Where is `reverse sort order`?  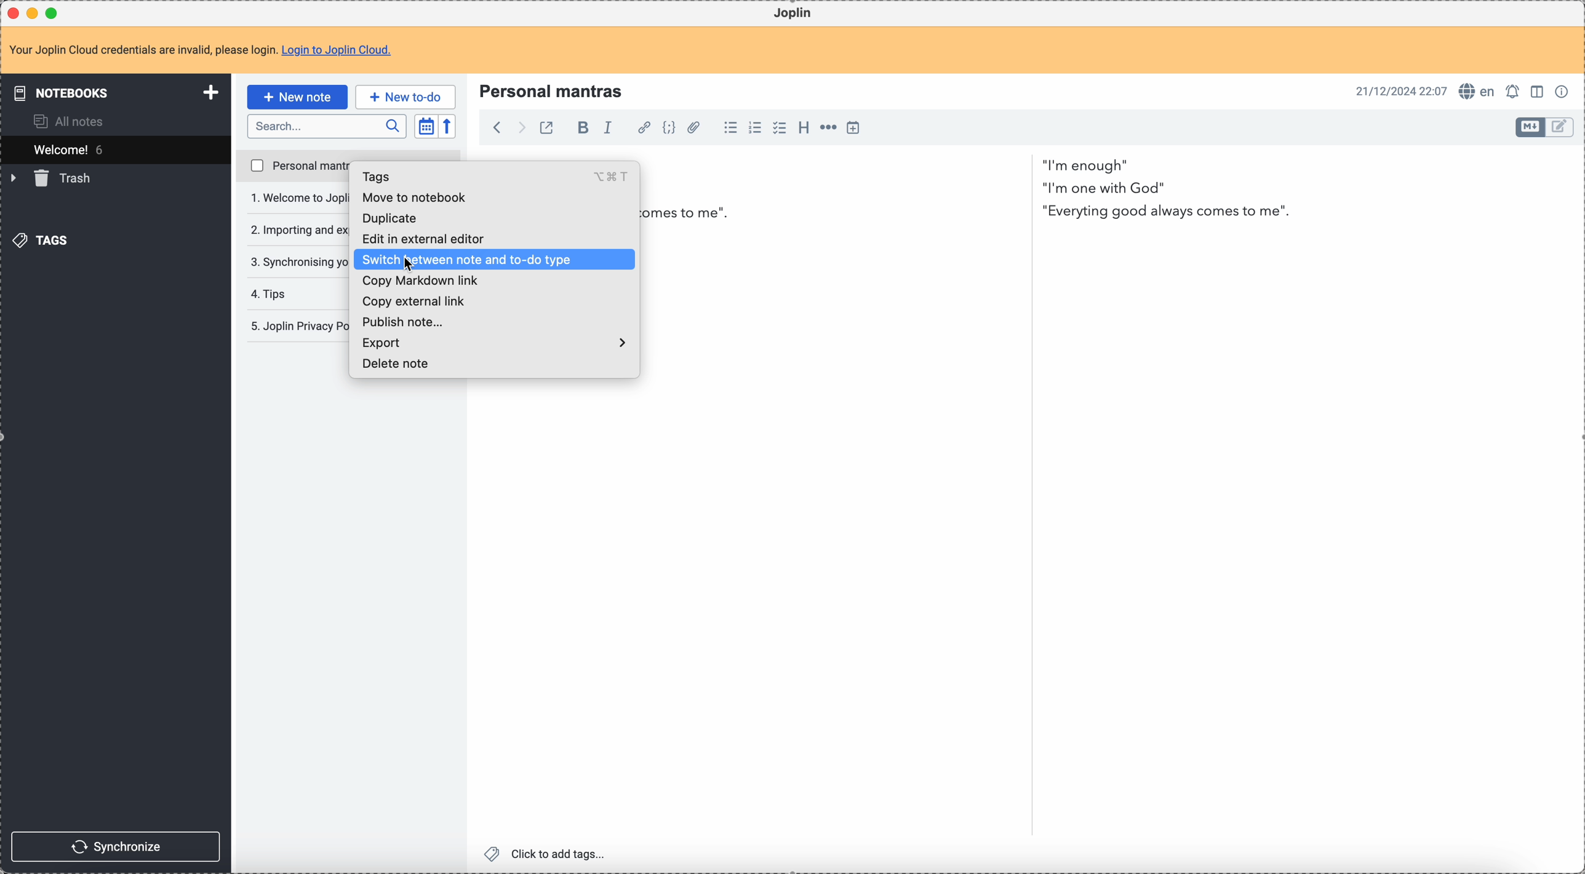
reverse sort order is located at coordinates (447, 127).